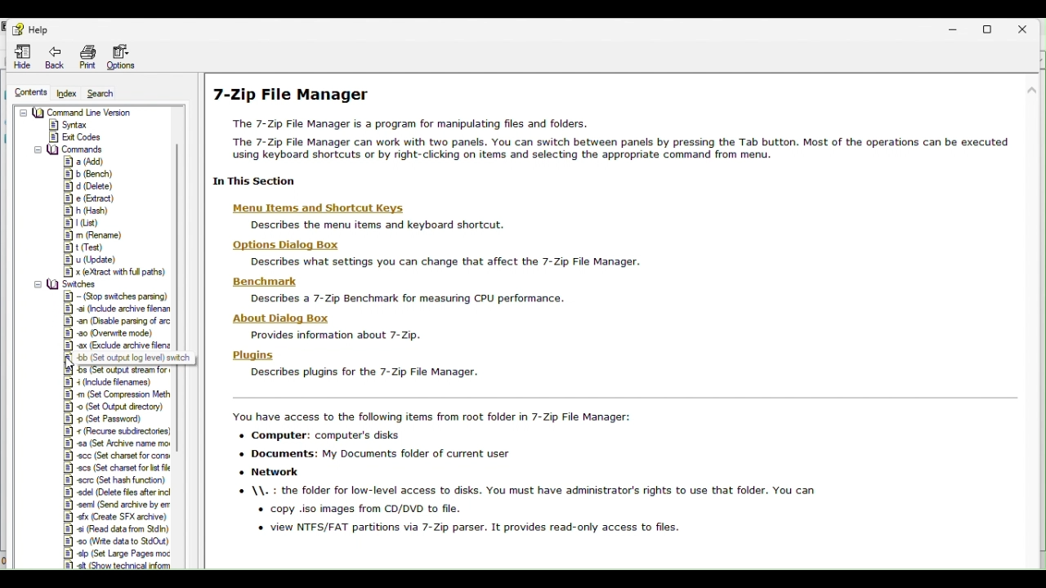  I want to click on Describes what settings you can change that affect the 7-Zip File Manager., so click(440, 262).